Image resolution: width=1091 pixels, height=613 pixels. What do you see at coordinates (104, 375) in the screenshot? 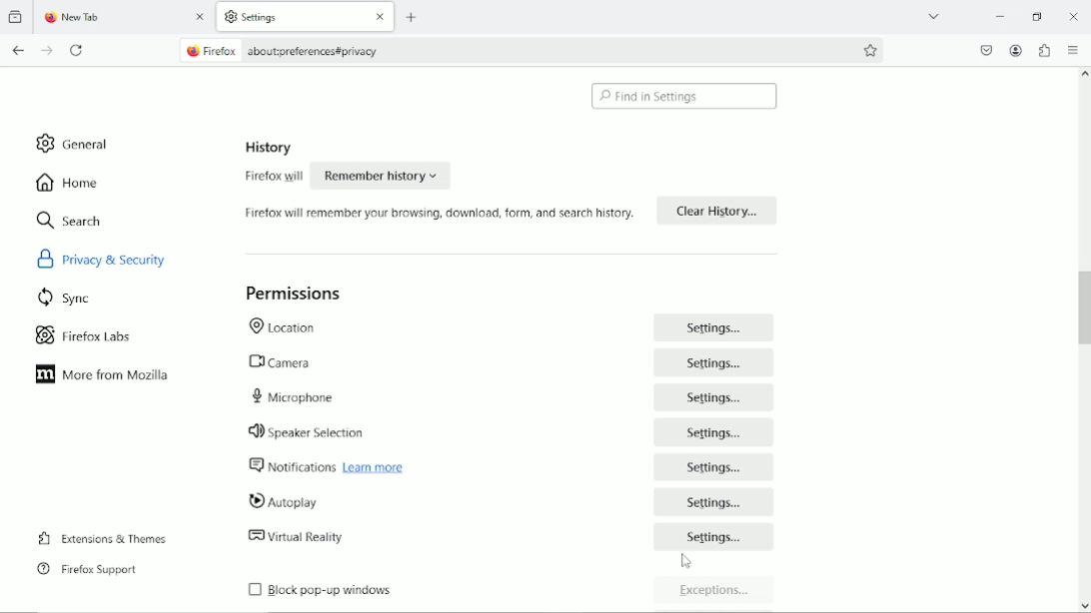
I see `more from mozilla` at bounding box center [104, 375].